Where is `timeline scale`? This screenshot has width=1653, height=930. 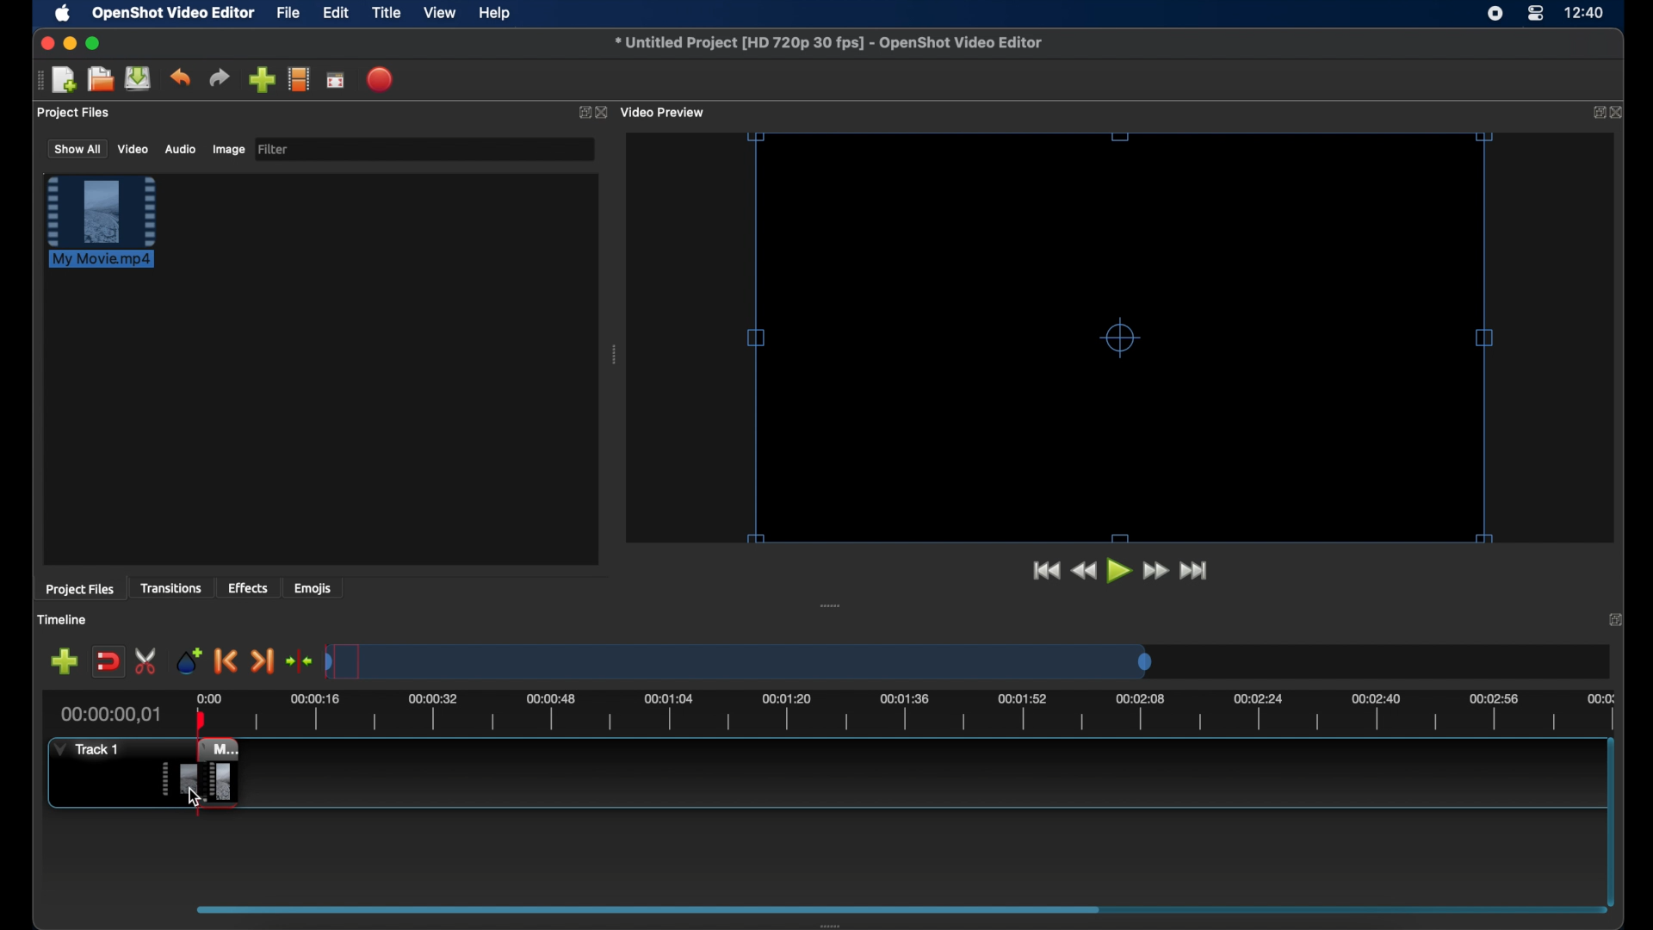
timeline scale is located at coordinates (740, 663).